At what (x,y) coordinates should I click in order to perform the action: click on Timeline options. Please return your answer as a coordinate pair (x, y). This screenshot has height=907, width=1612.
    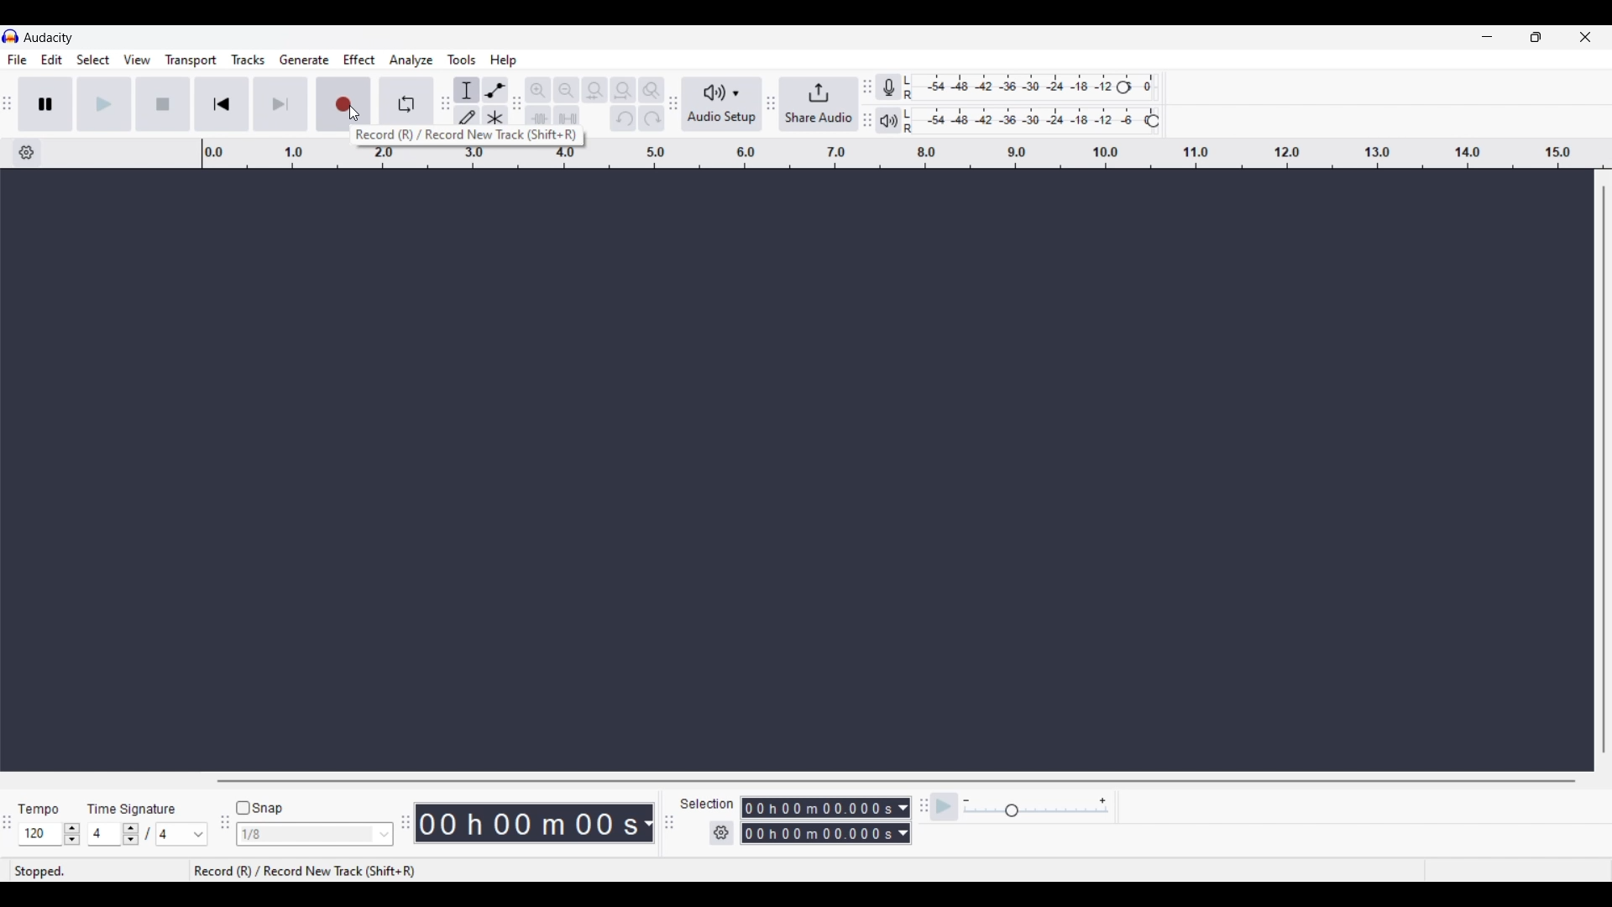
    Looking at the image, I should click on (26, 153).